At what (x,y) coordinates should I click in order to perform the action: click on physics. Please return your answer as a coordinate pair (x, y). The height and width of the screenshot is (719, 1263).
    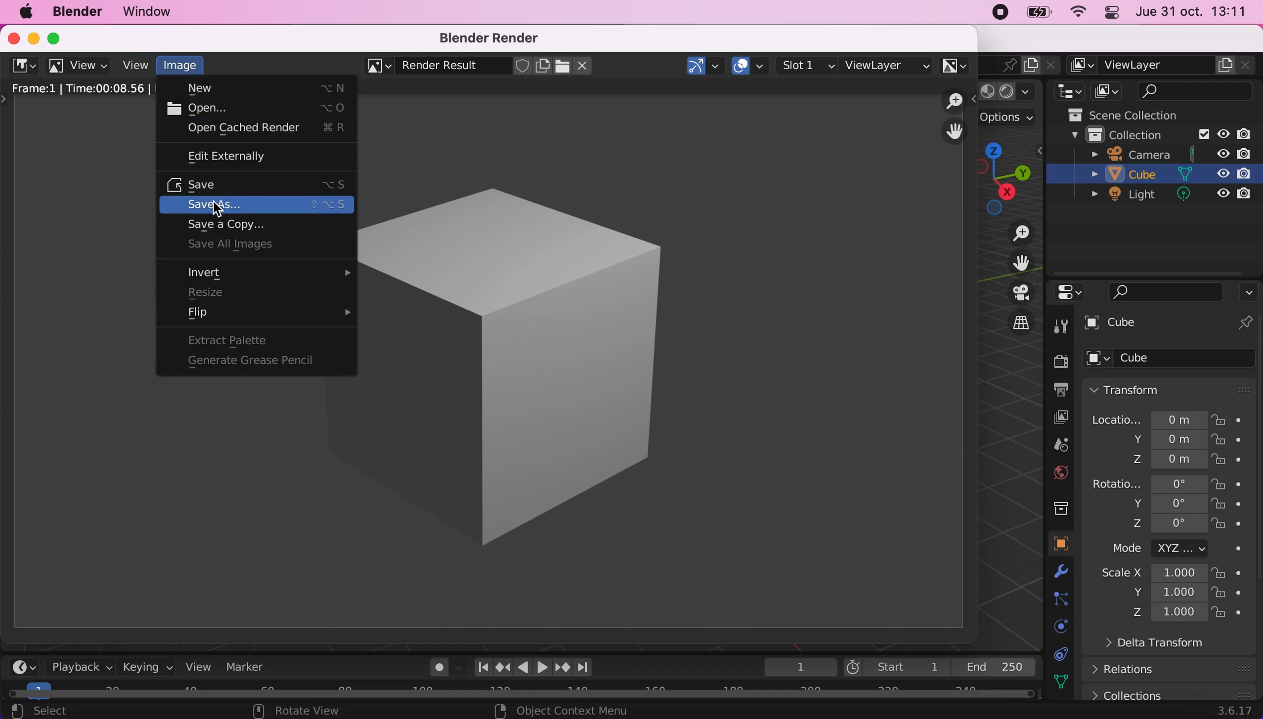
    Looking at the image, I should click on (1066, 574).